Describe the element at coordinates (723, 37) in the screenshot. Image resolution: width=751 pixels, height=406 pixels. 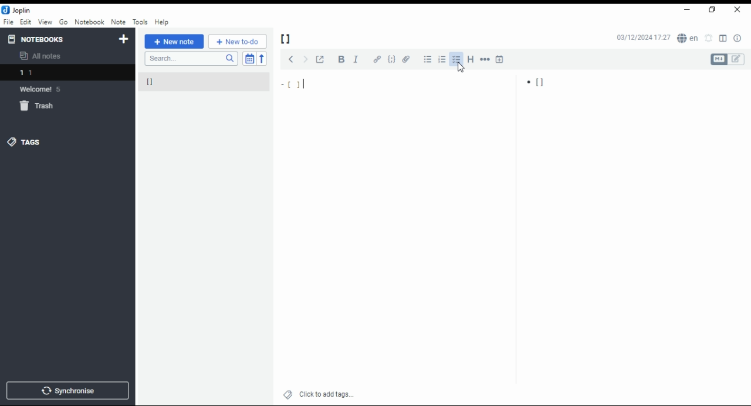
I see `toggle editor layout` at that location.